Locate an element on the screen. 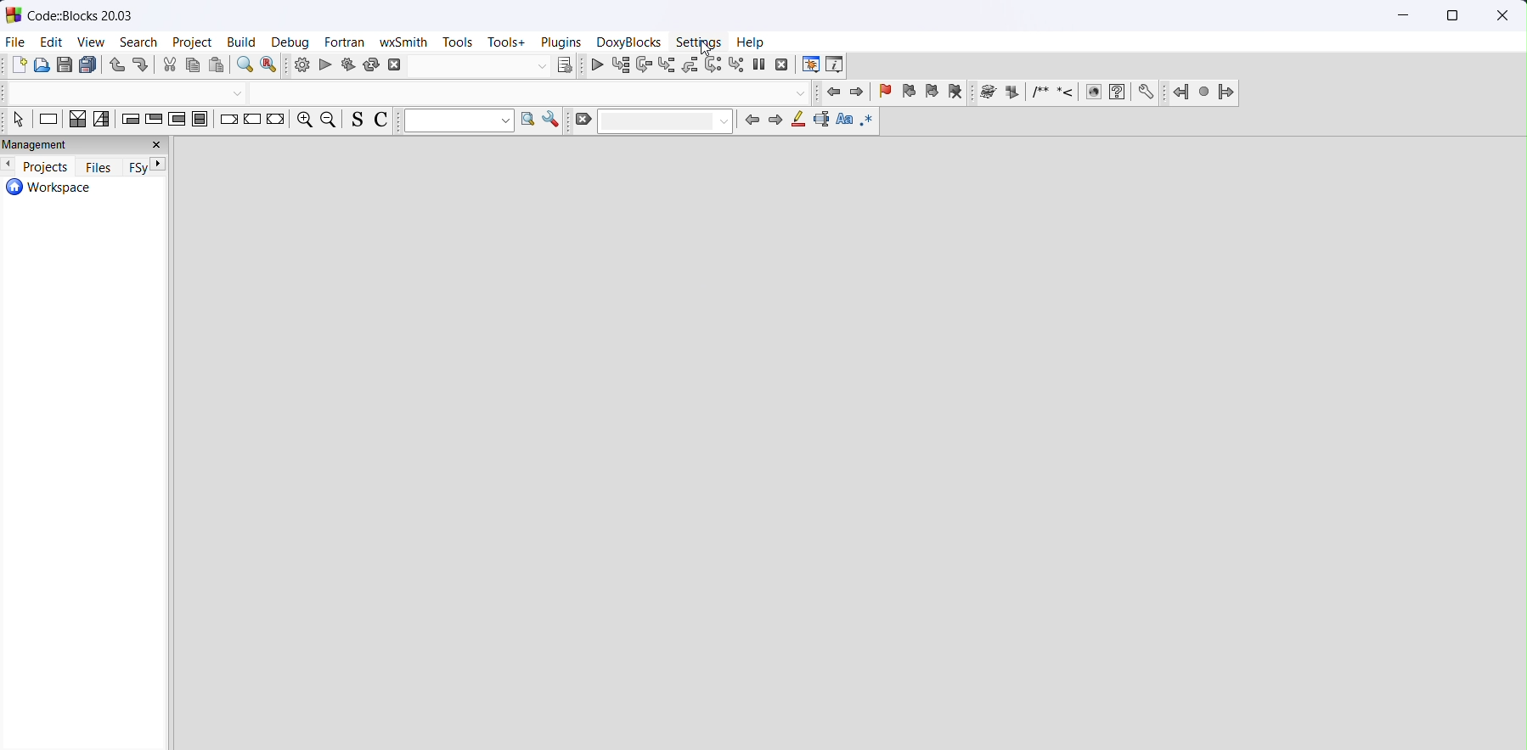 The width and height of the screenshot is (1527, 750). docxy blocks is located at coordinates (1067, 93).